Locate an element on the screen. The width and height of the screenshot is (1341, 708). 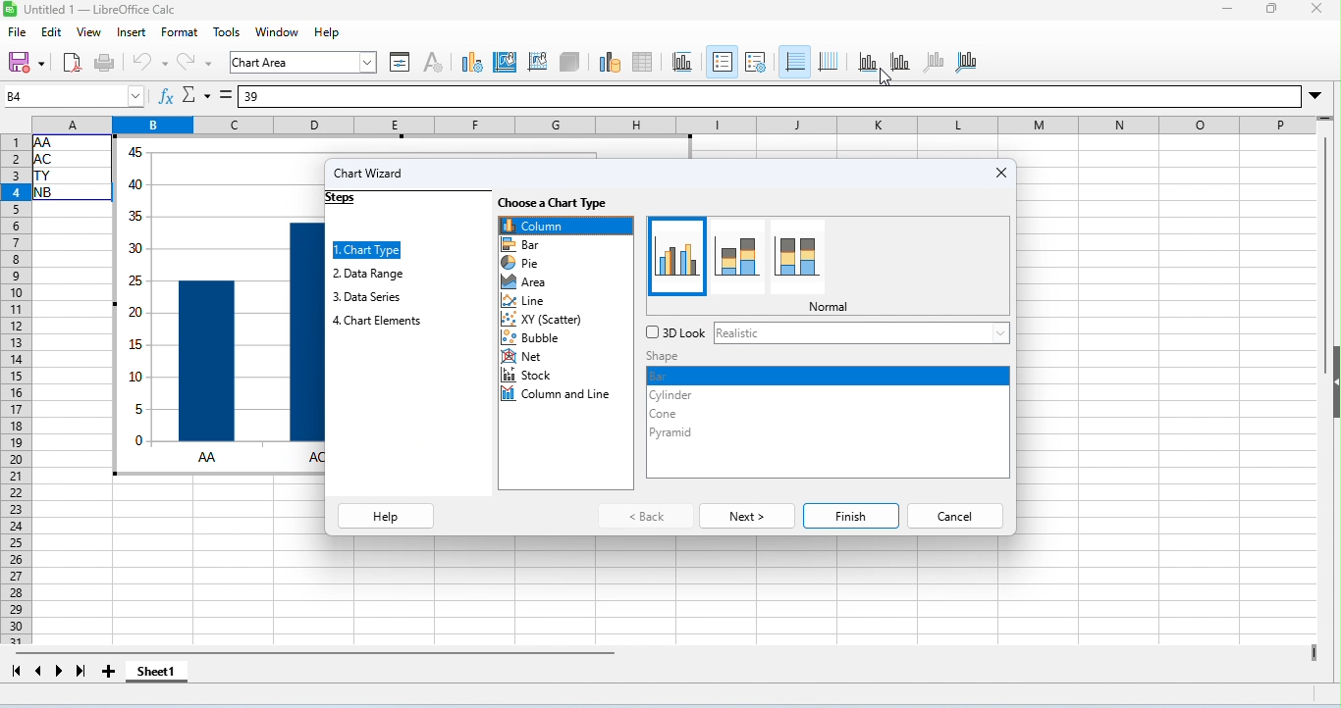
function wizard is located at coordinates (168, 96).